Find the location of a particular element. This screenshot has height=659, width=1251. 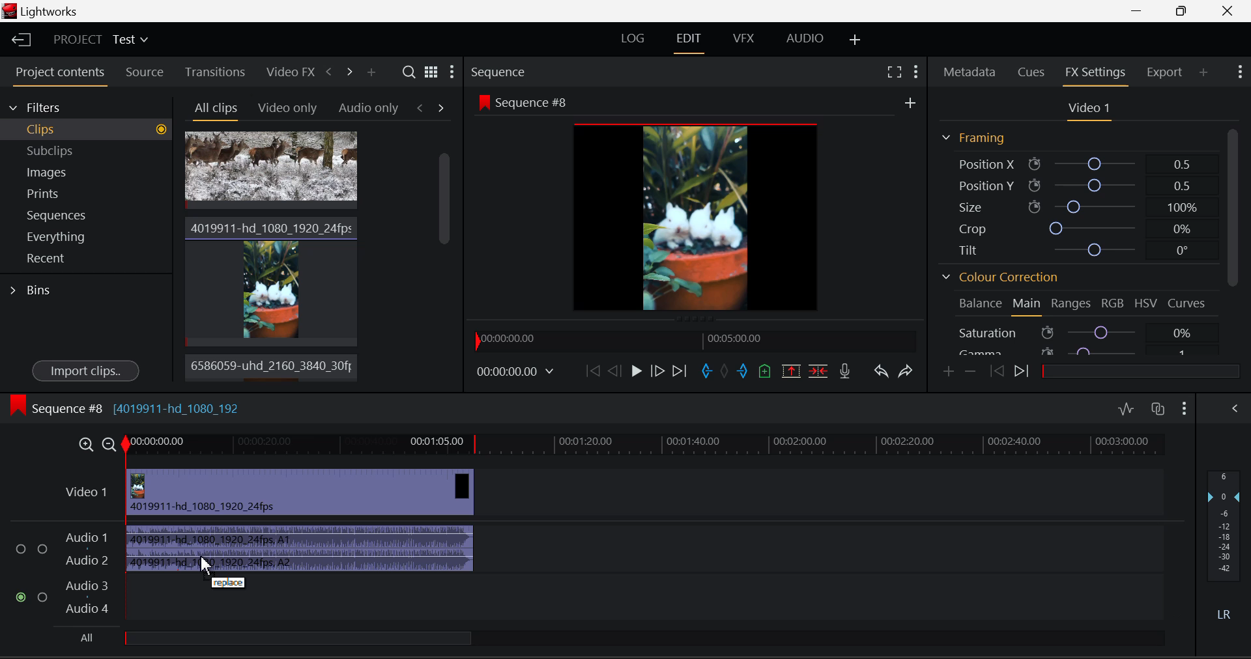

Scroll Bar is located at coordinates (1234, 237).